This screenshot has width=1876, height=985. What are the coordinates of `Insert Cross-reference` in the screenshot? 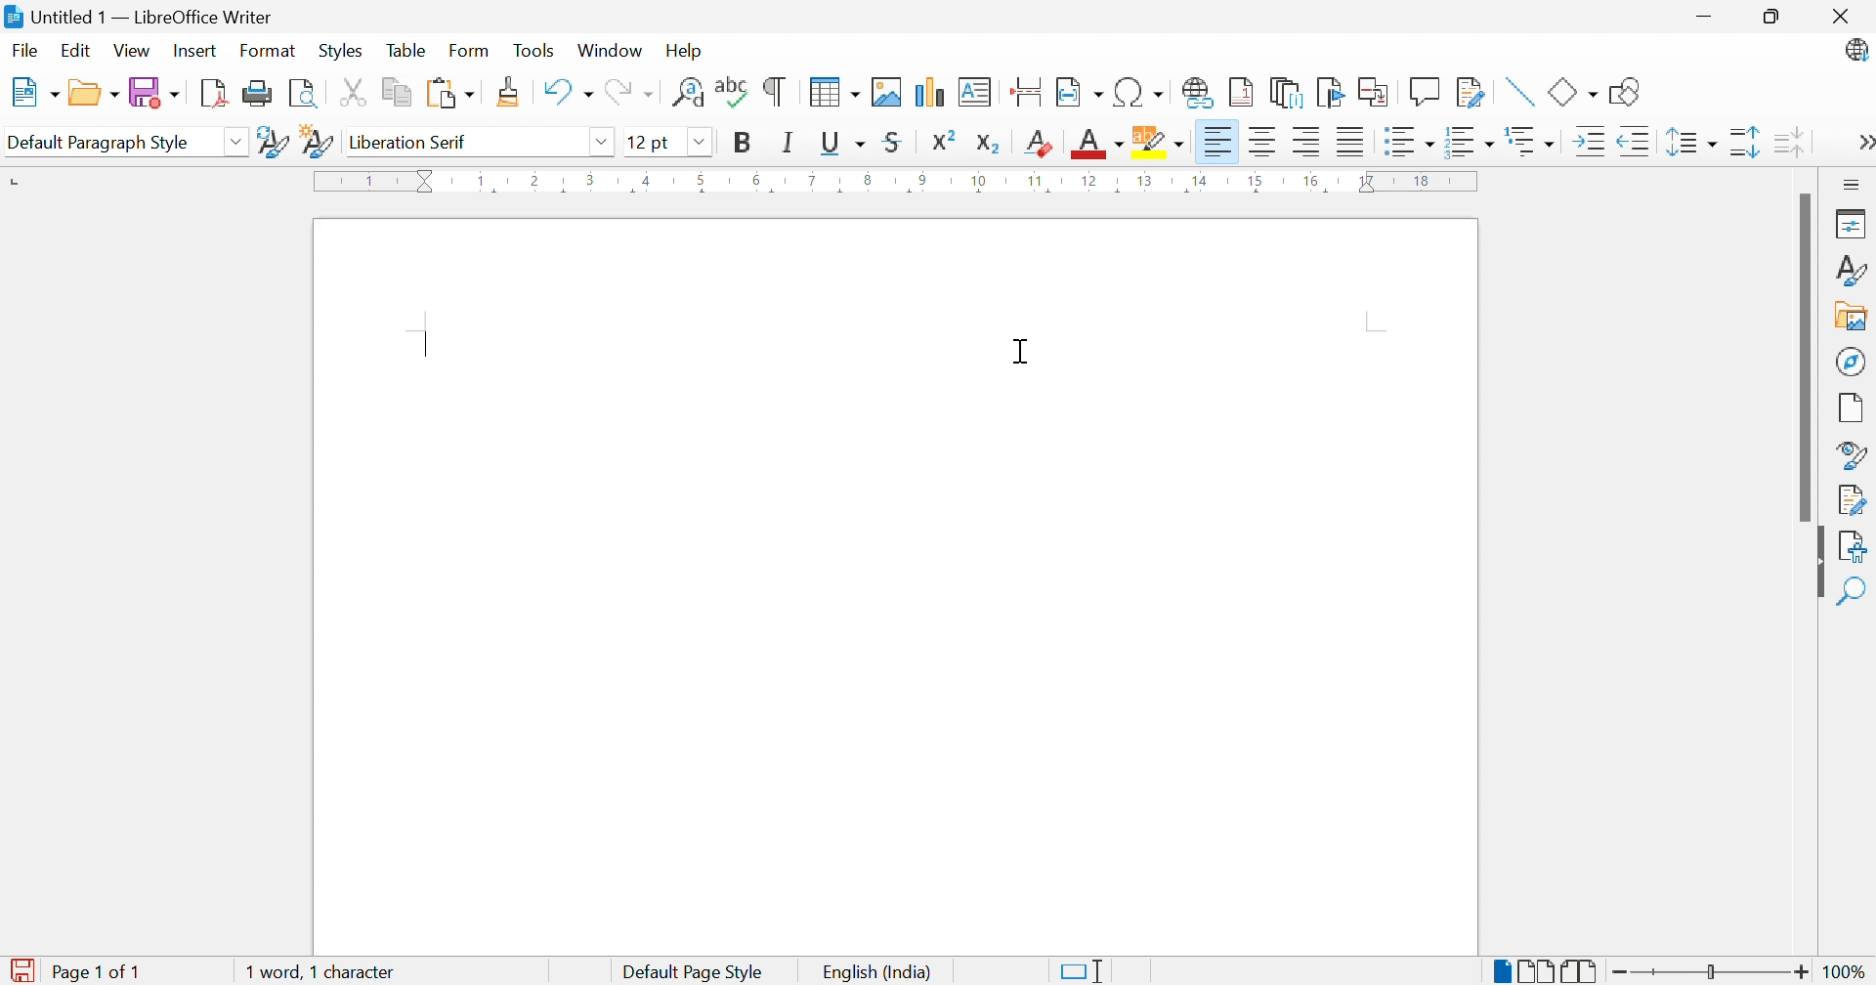 It's located at (1375, 92).